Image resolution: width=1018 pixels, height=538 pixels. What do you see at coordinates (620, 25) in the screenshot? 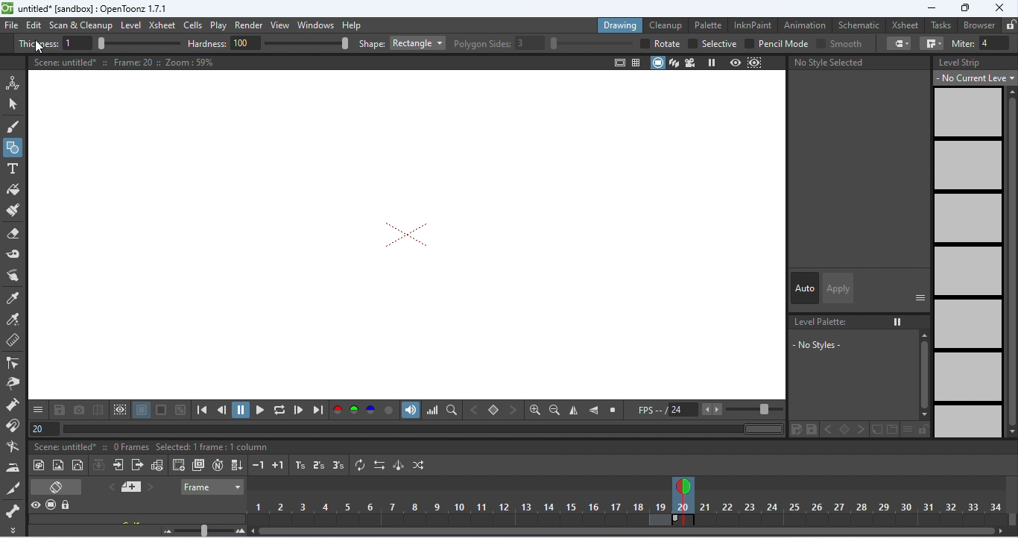
I see `drawing` at bounding box center [620, 25].